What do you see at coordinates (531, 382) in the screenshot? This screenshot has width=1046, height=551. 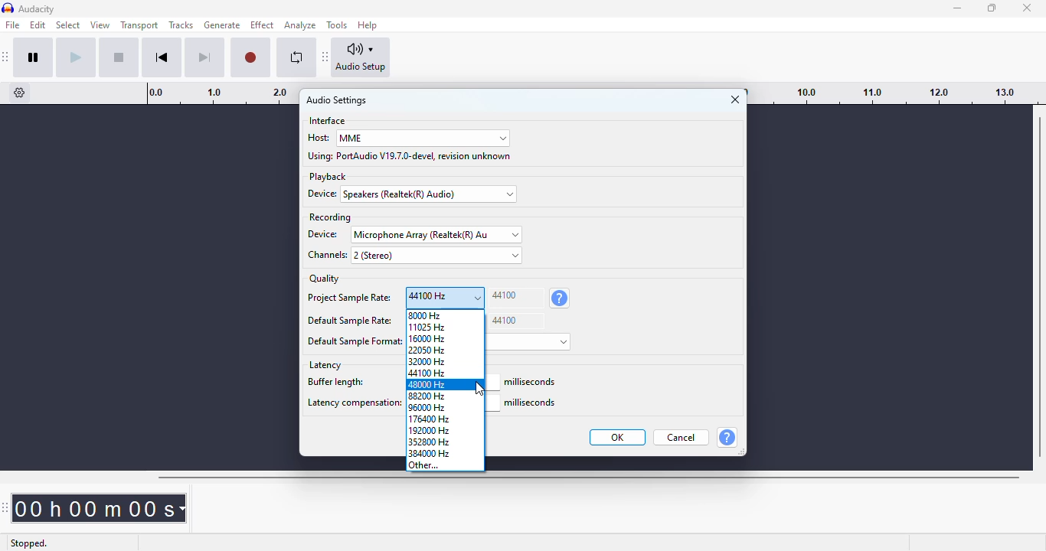 I see `miliseconds` at bounding box center [531, 382].